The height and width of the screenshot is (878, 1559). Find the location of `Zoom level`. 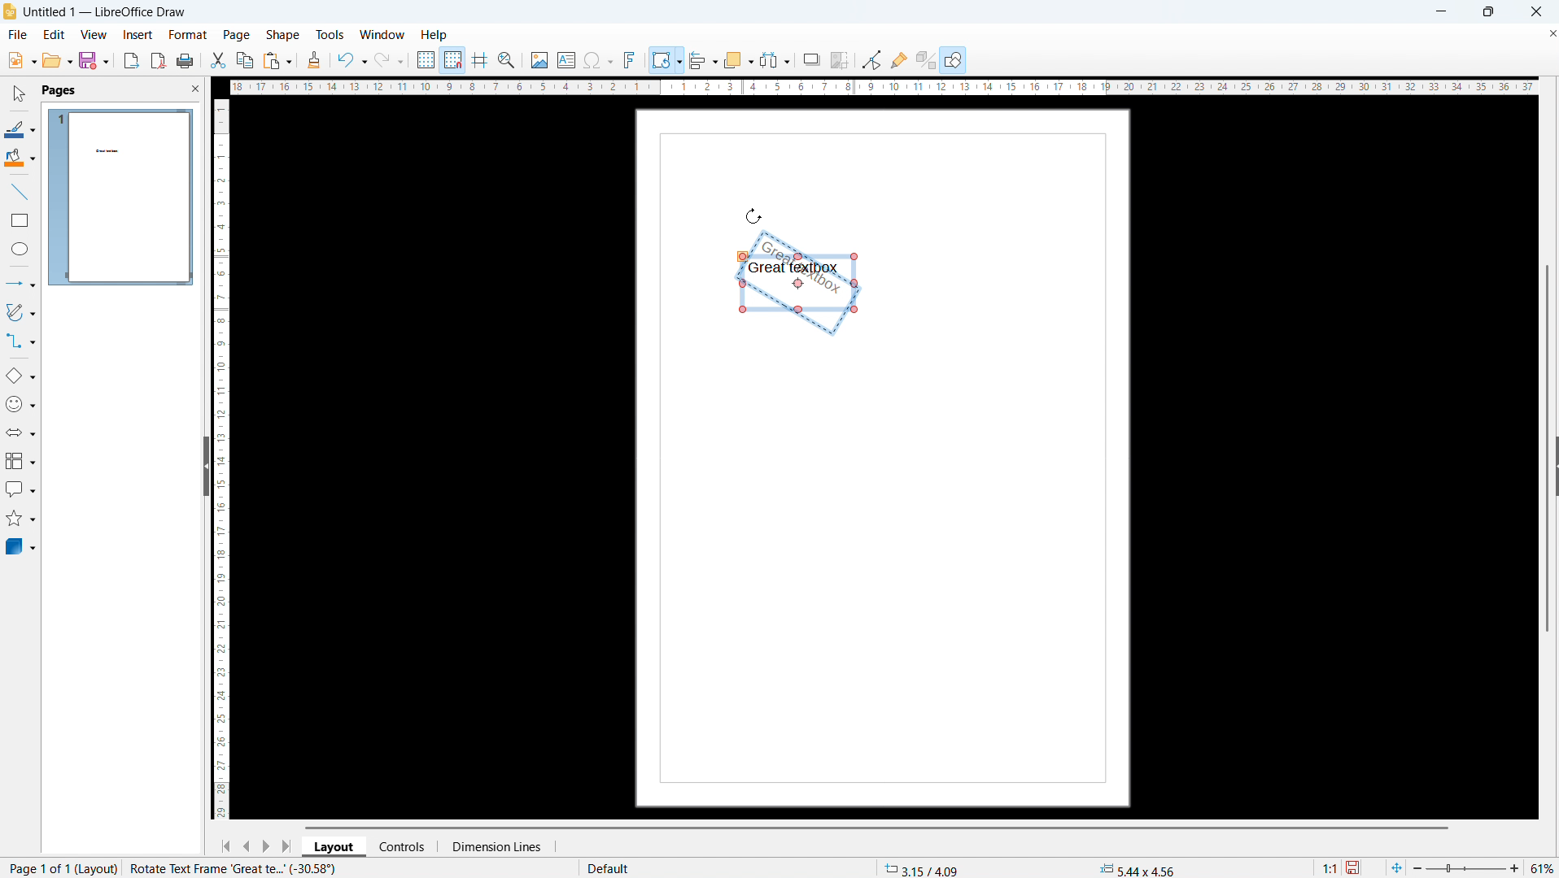

Zoom level is located at coordinates (1544, 869).